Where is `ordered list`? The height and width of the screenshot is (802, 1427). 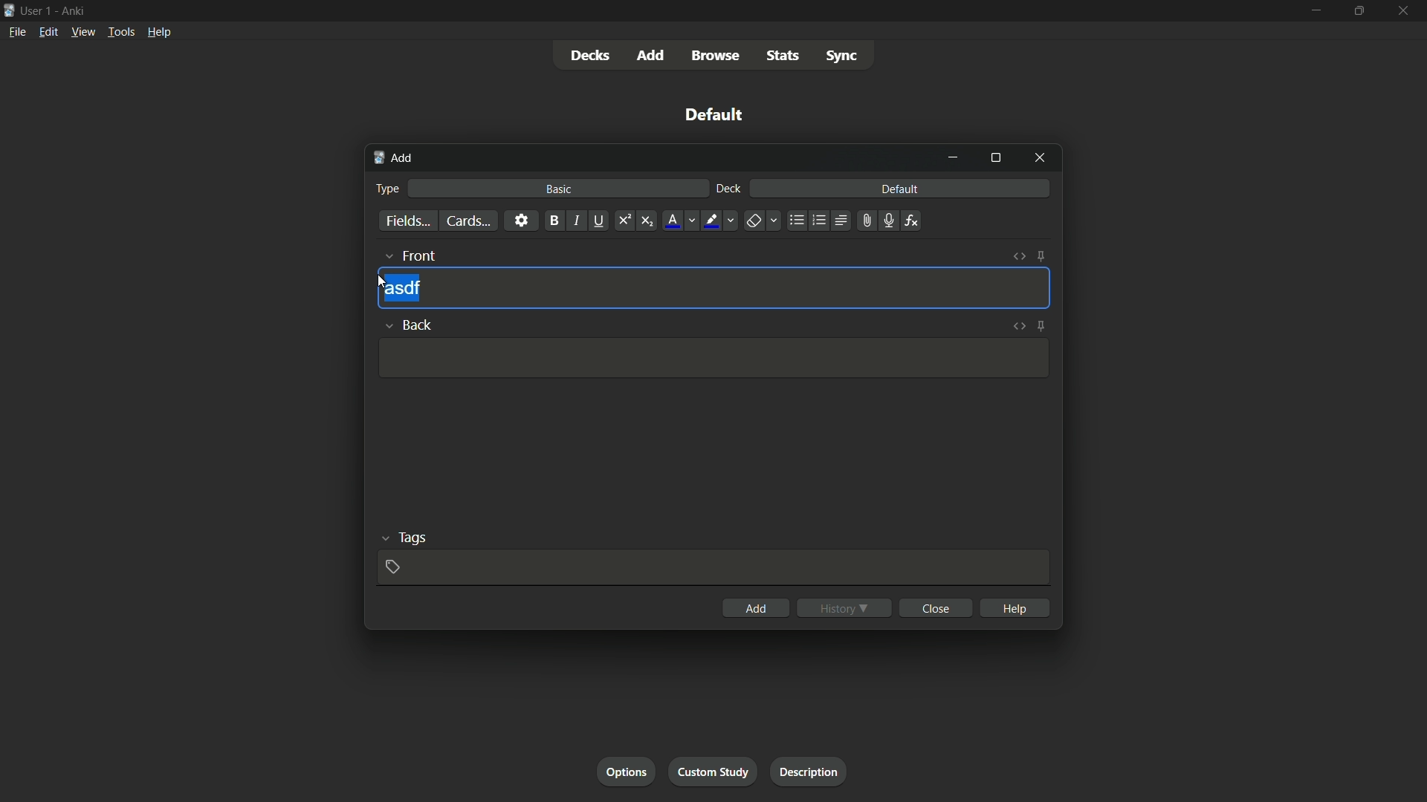
ordered list is located at coordinates (819, 221).